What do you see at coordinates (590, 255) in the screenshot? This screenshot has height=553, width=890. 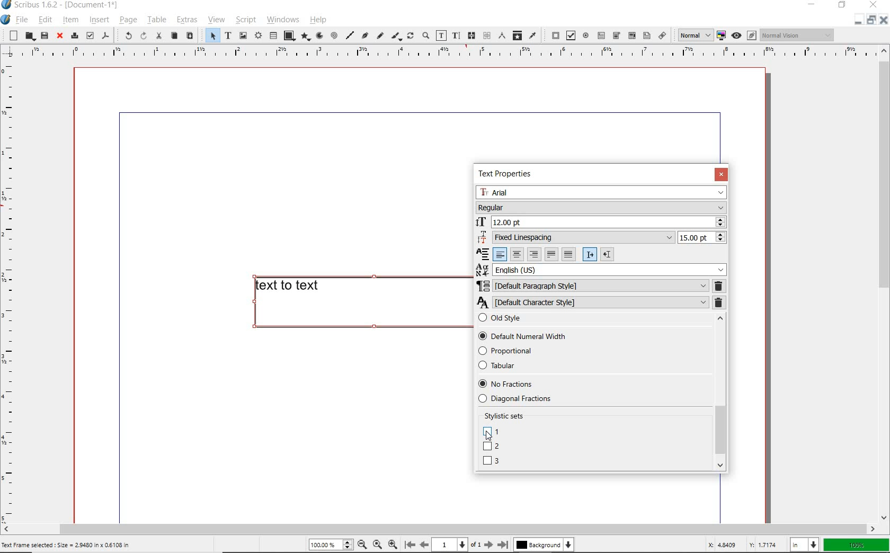 I see `Left to right paragraph` at bounding box center [590, 255].